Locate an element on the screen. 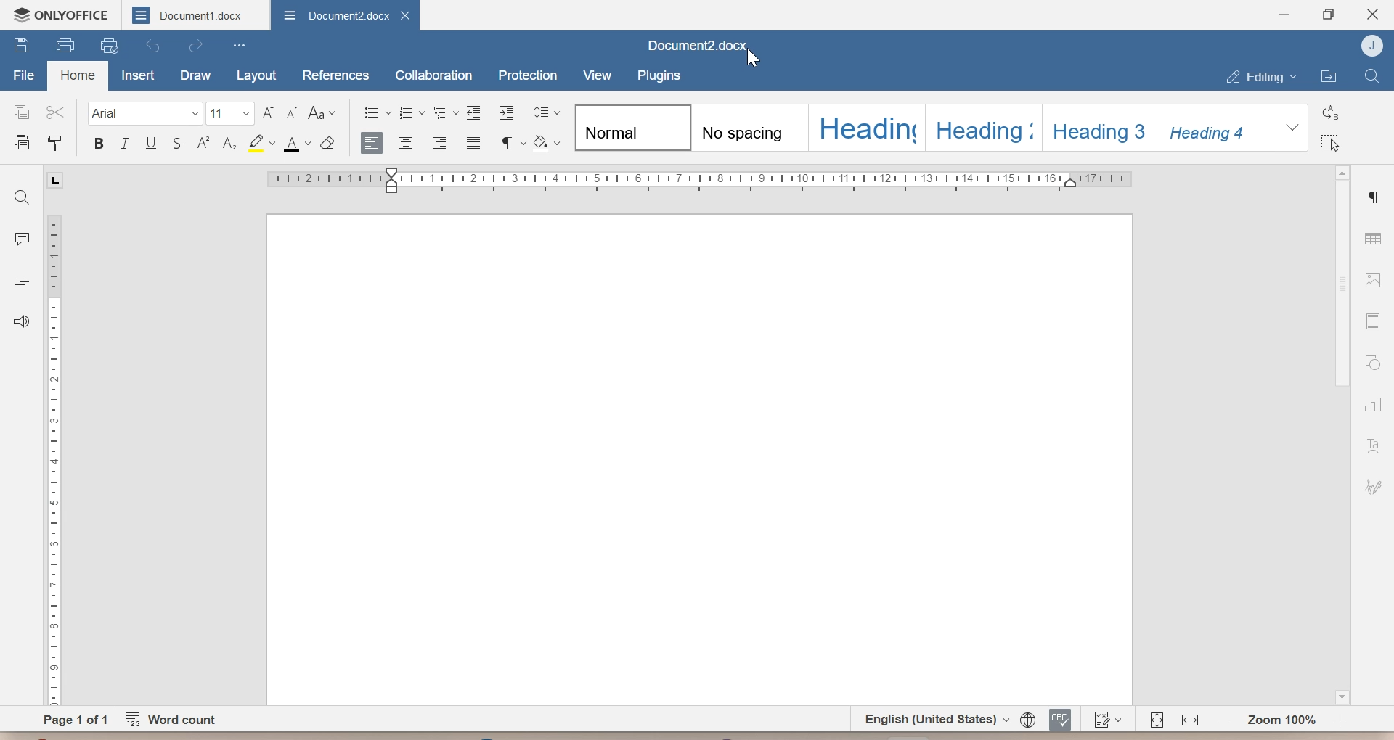 This screenshot has height=740, width=1394. Normal is located at coordinates (634, 126).